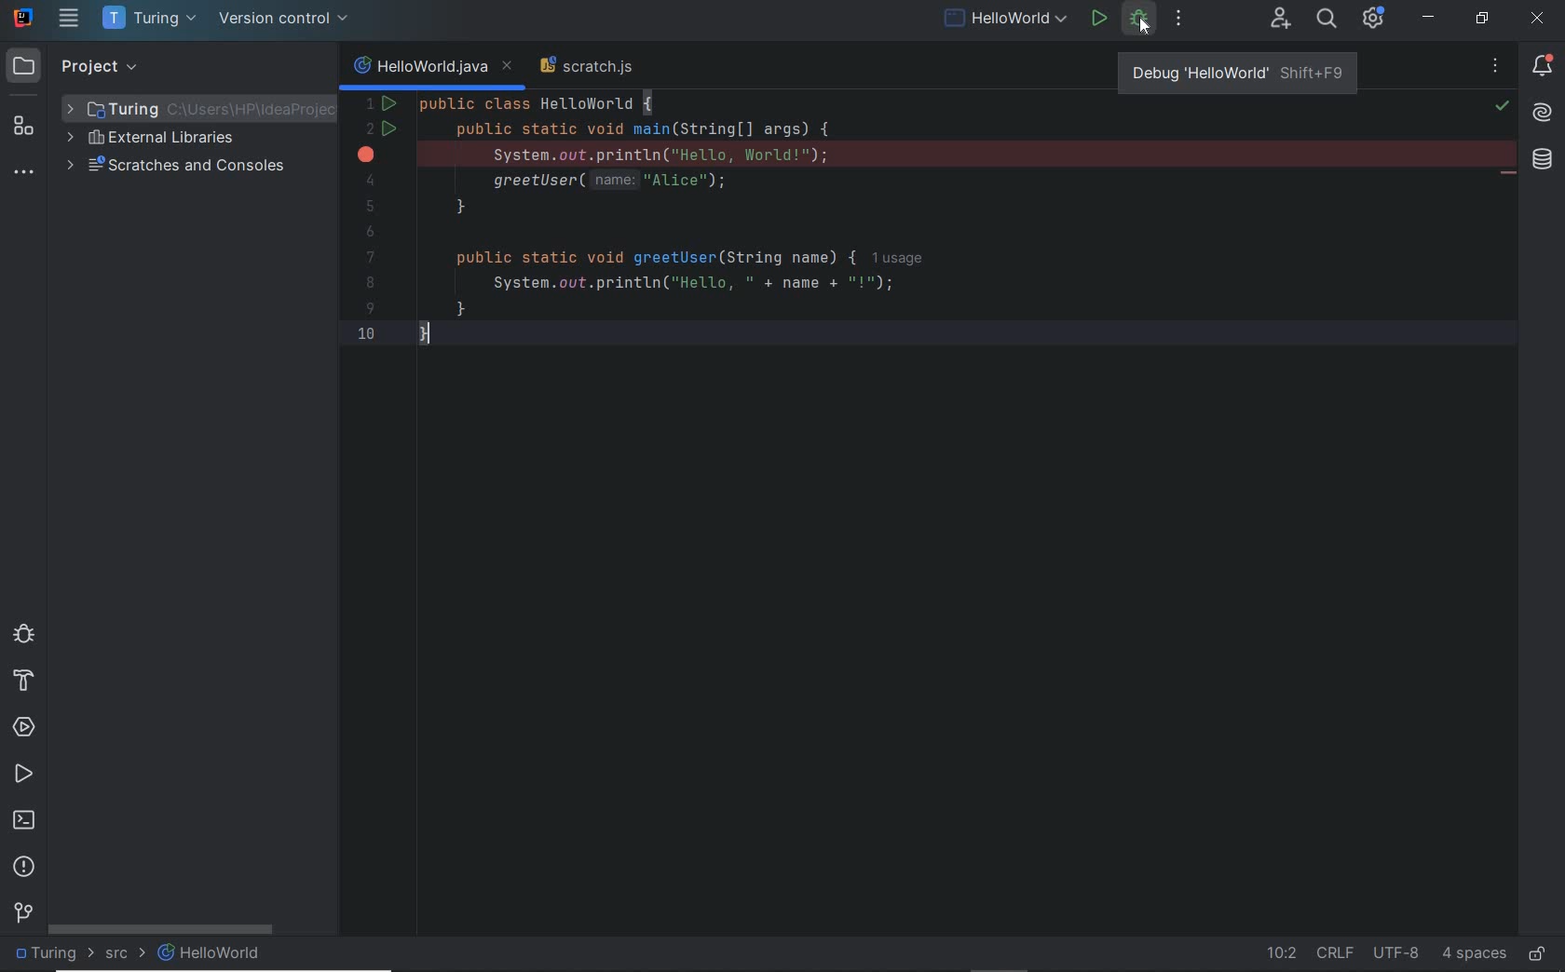 This screenshot has width=1565, height=972. What do you see at coordinates (431, 67) in the screenshot?
I see `current file name` at bounding box center [431, 67].